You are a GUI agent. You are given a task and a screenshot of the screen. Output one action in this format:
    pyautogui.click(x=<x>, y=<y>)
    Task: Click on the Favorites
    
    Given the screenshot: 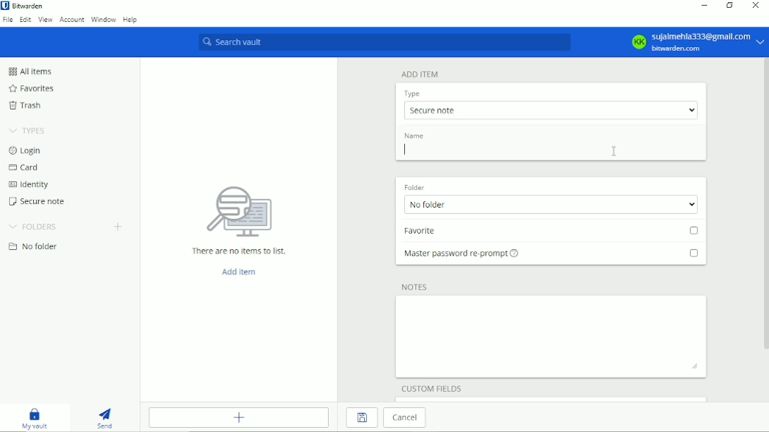 What is the action you would take?
    pyautogui.click(x=31, y=89)
    